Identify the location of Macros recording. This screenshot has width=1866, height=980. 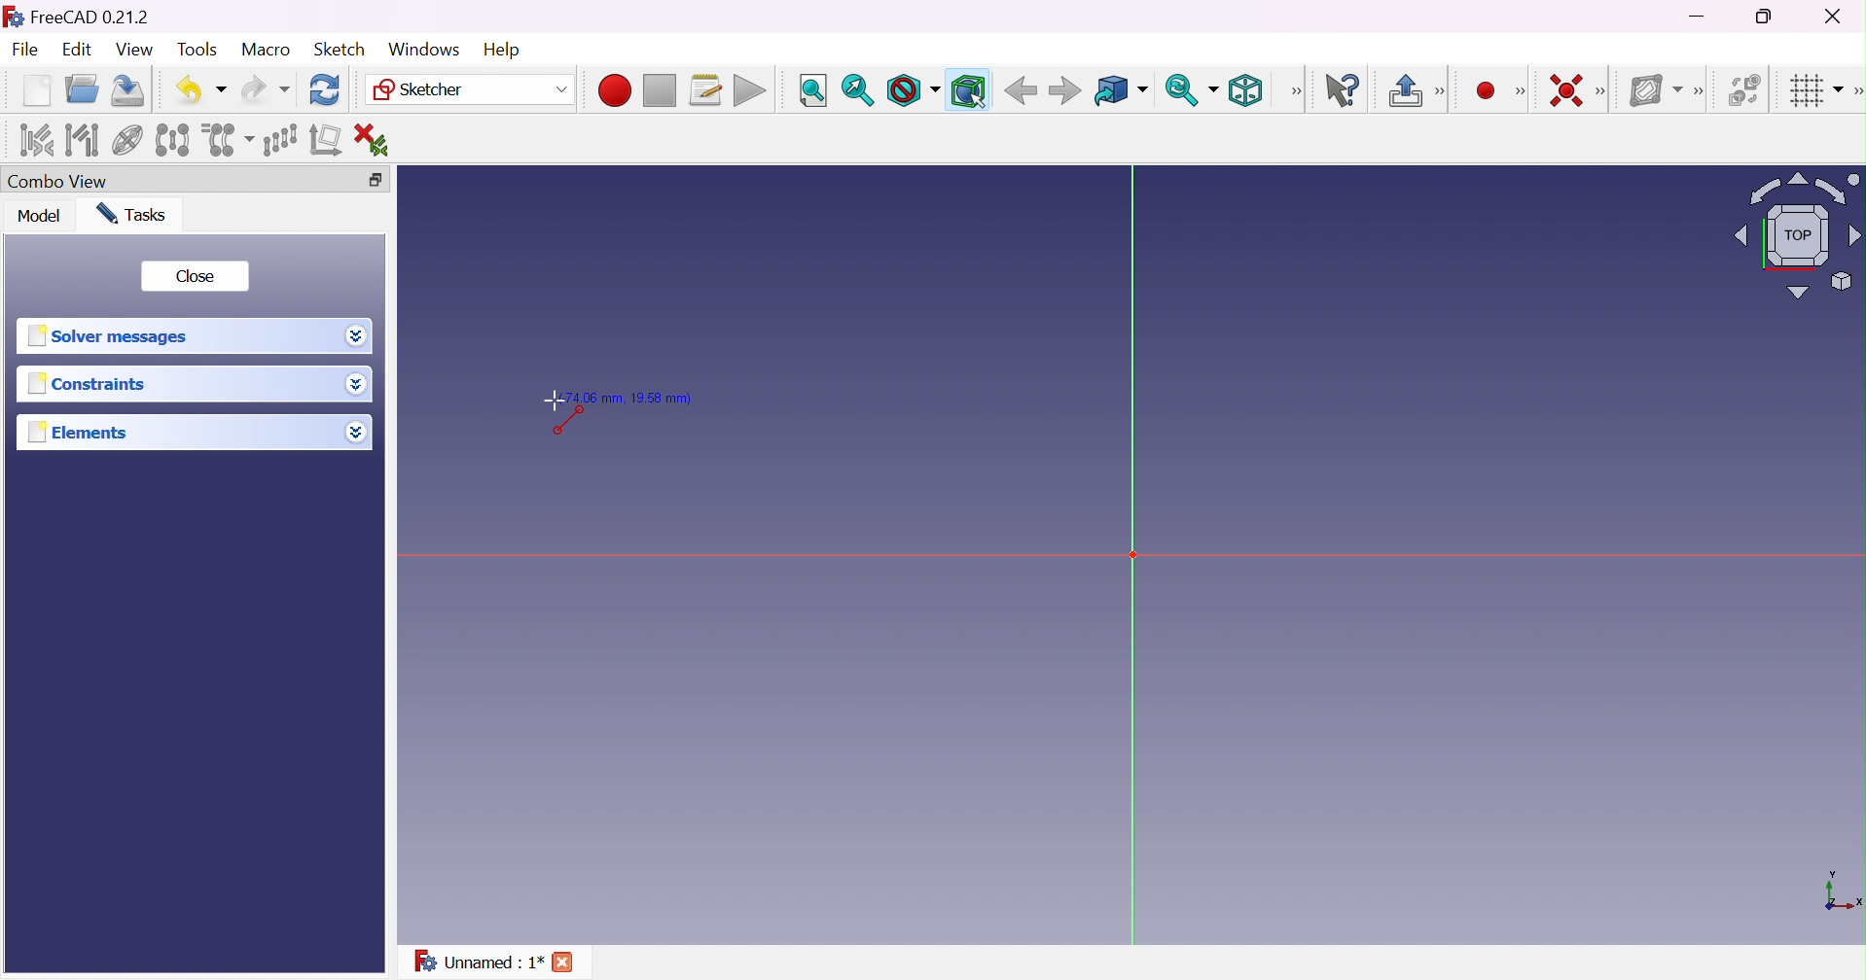
(613, 90).